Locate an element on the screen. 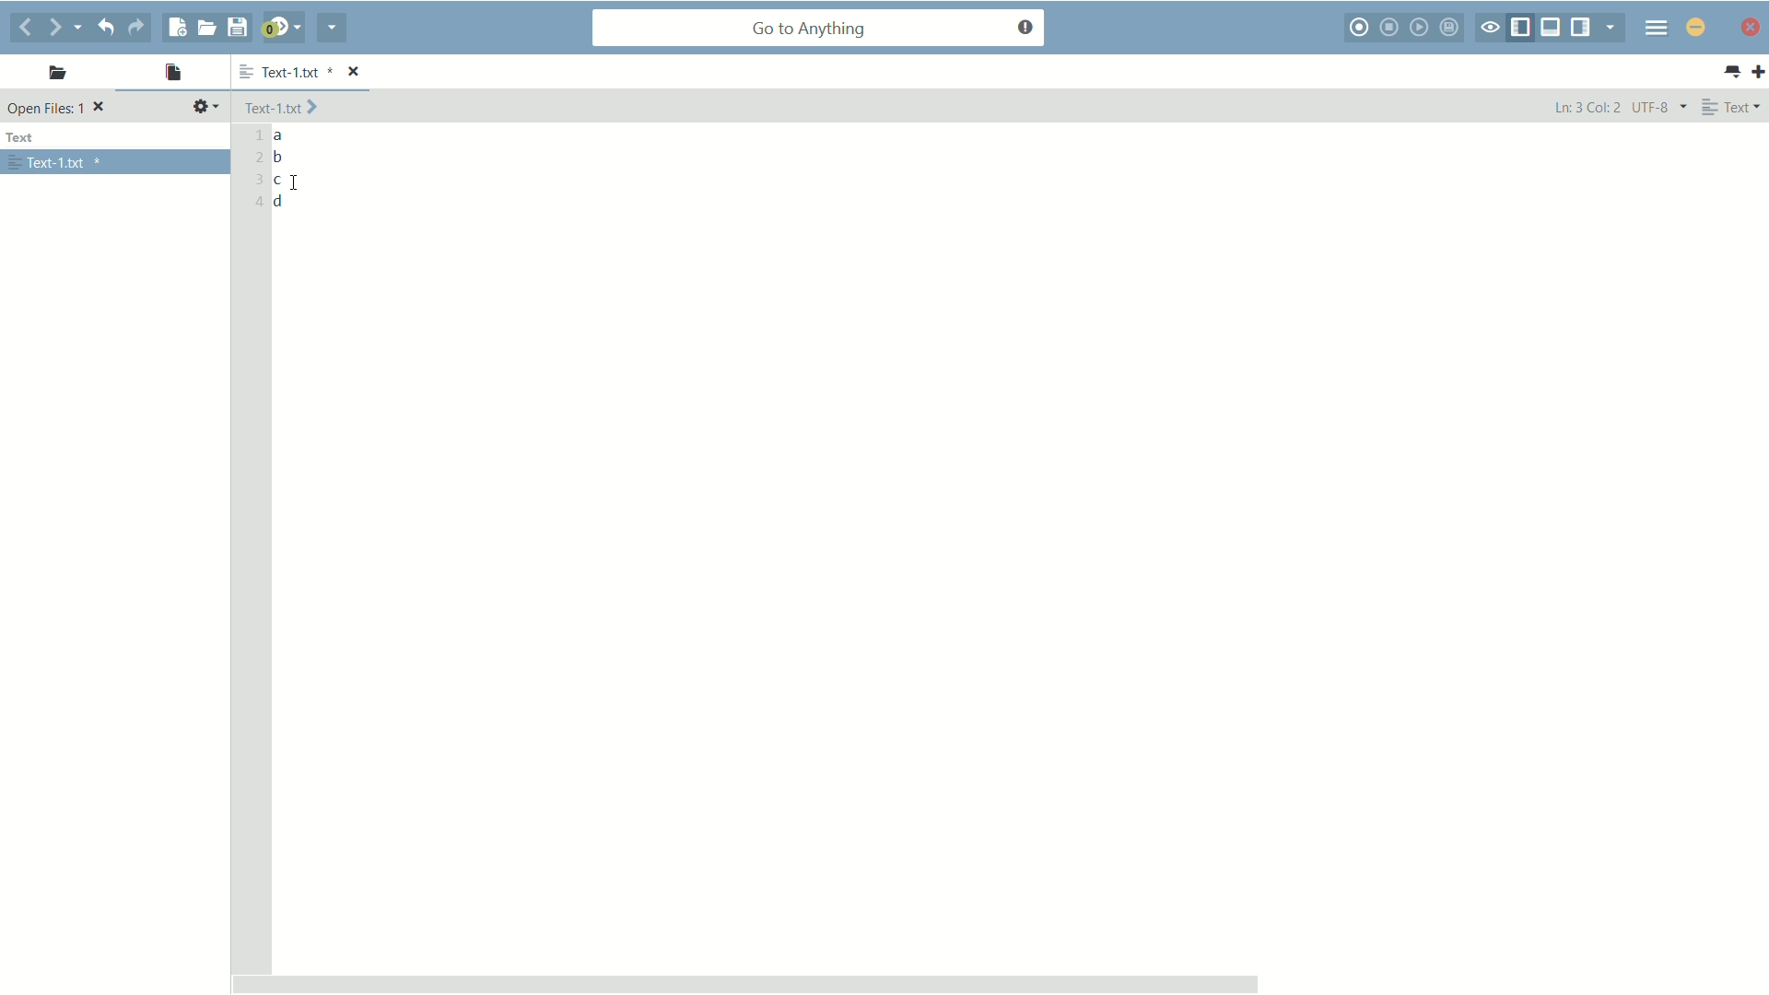  all tabs is located at coordinates (1732, 72).